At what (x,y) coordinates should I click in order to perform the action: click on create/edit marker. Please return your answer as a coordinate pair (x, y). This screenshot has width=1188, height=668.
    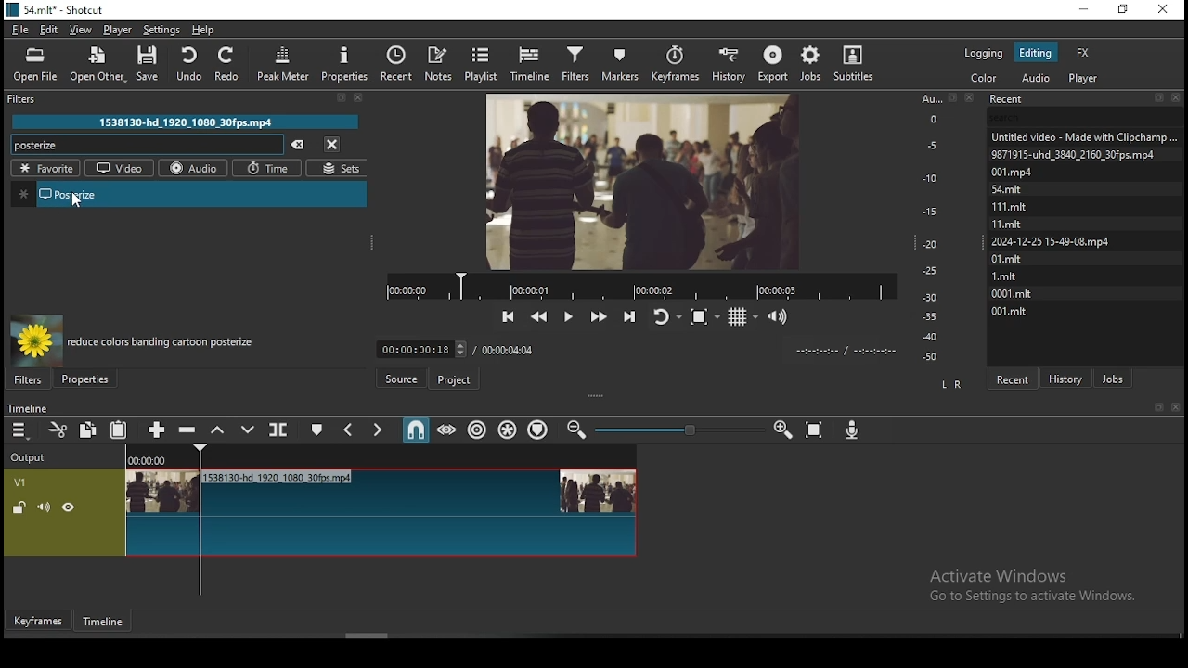
    Looking at the image, I should click on (317, 428).